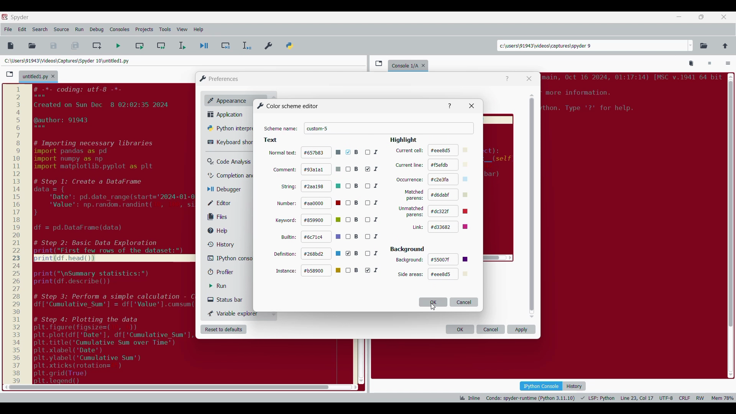 This screenshot has height=414, width=736. Describe the element at coordinates (389, 128) in the screenshot. I see `Scheme name` at that location.